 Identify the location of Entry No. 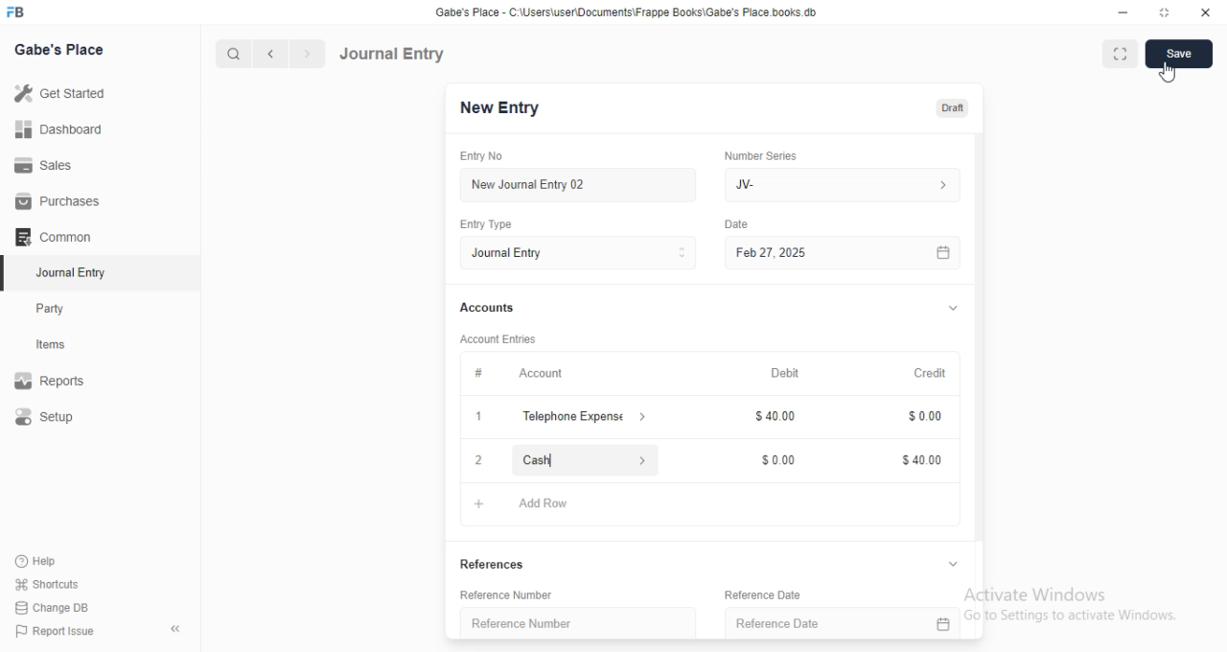
(479, 154).